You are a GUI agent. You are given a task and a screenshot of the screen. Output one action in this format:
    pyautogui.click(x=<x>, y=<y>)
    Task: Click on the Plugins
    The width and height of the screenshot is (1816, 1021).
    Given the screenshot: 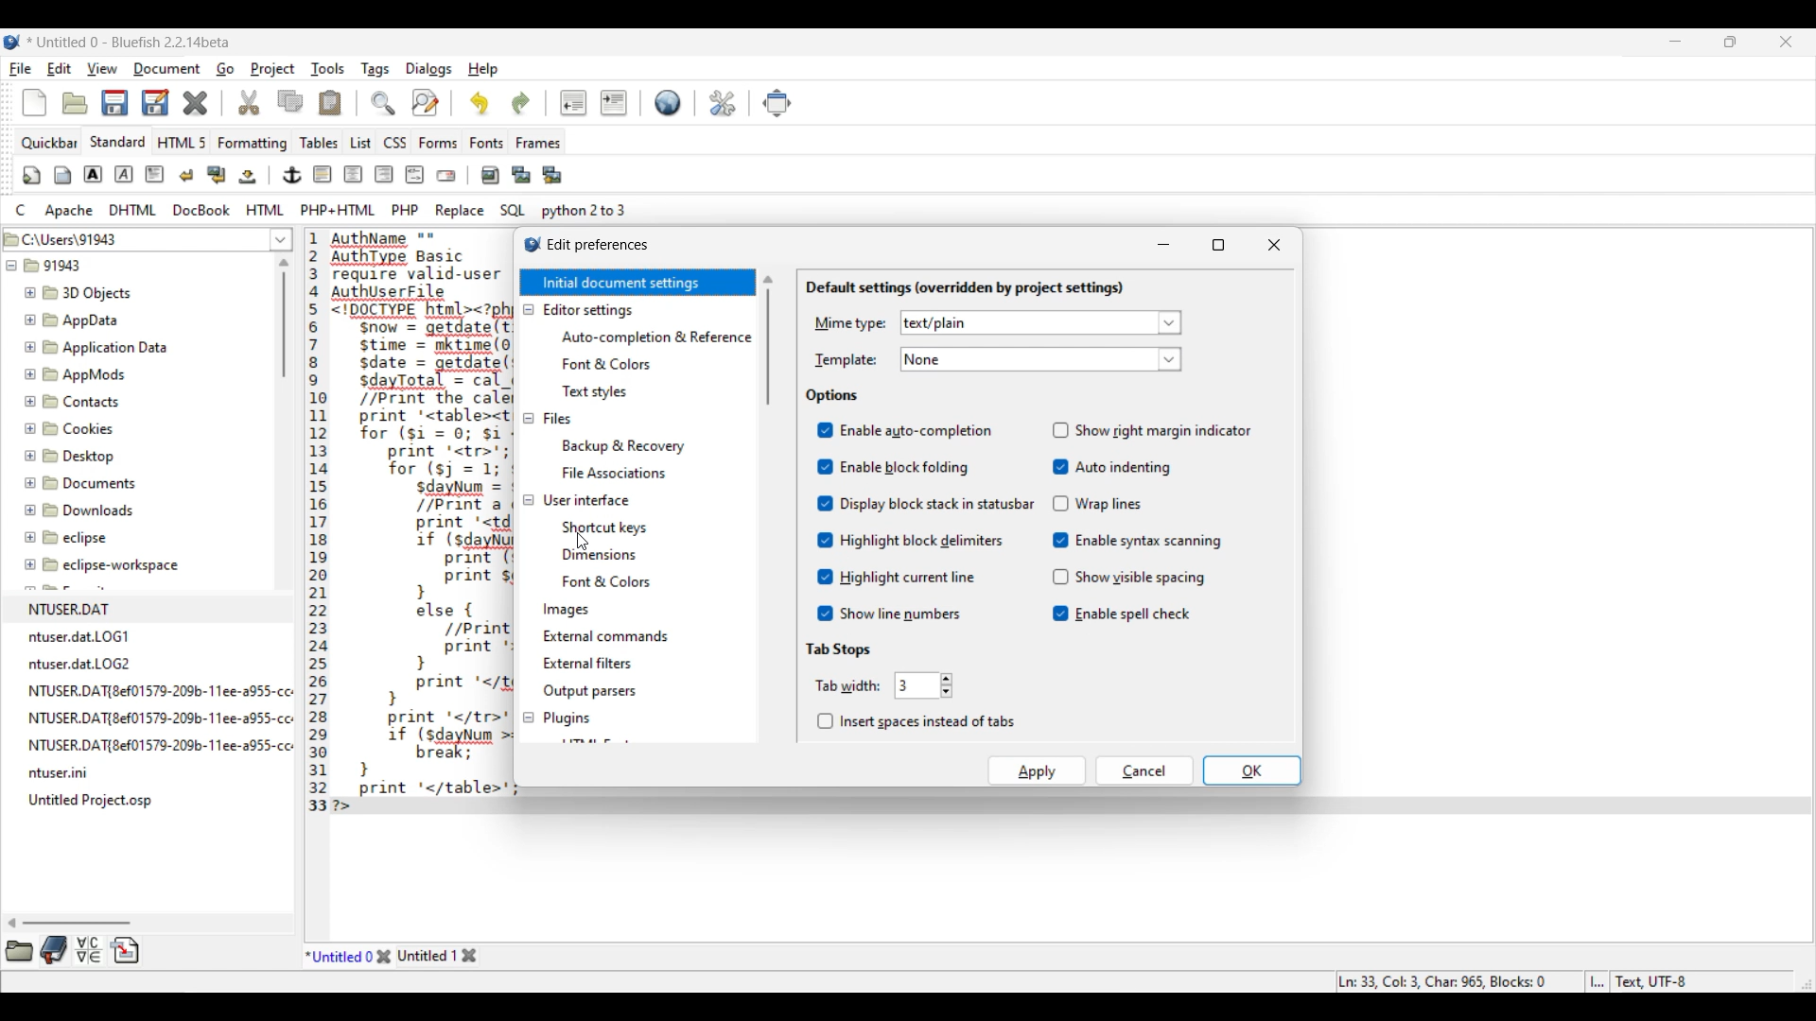 What is the action you would take?
    pyautogui.click(x=566, y=718)
    